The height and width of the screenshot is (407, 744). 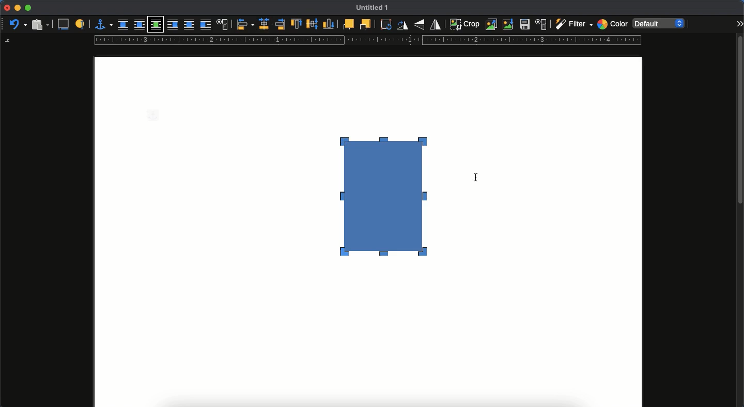 What do you see at coordinates (172, 25) in the screenshot?
I see `before` at bounding box center [172, 25].